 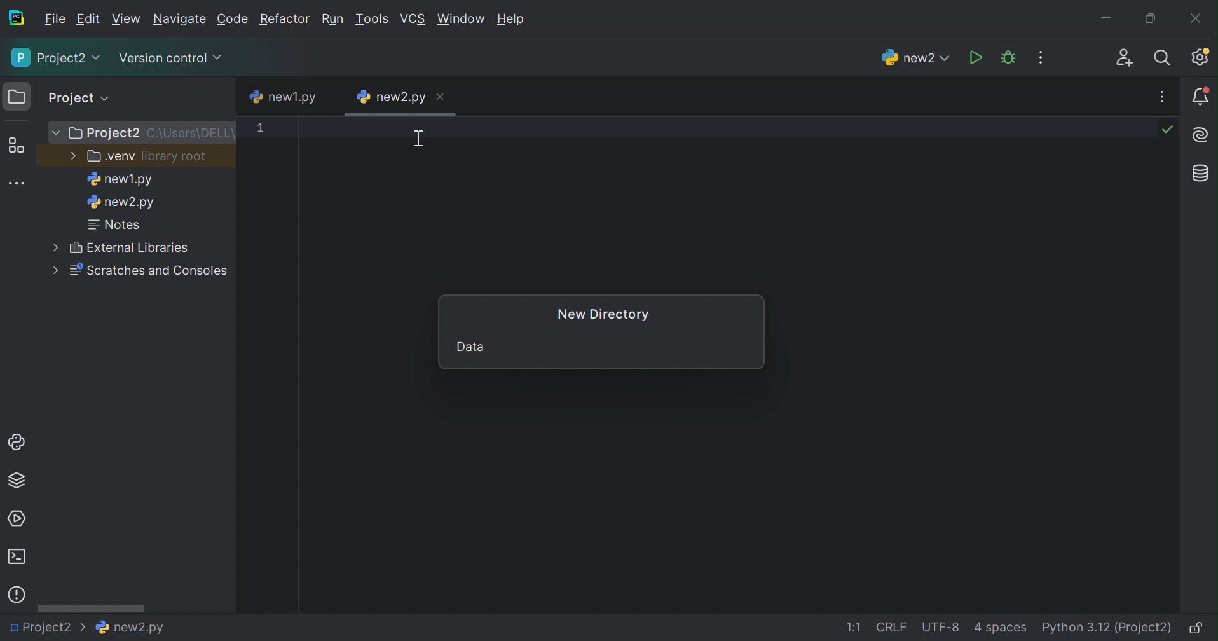 What do you see at coordinates (119, 181) in the screenshot?
I see `new1.py` at bounding box center [119, 181].